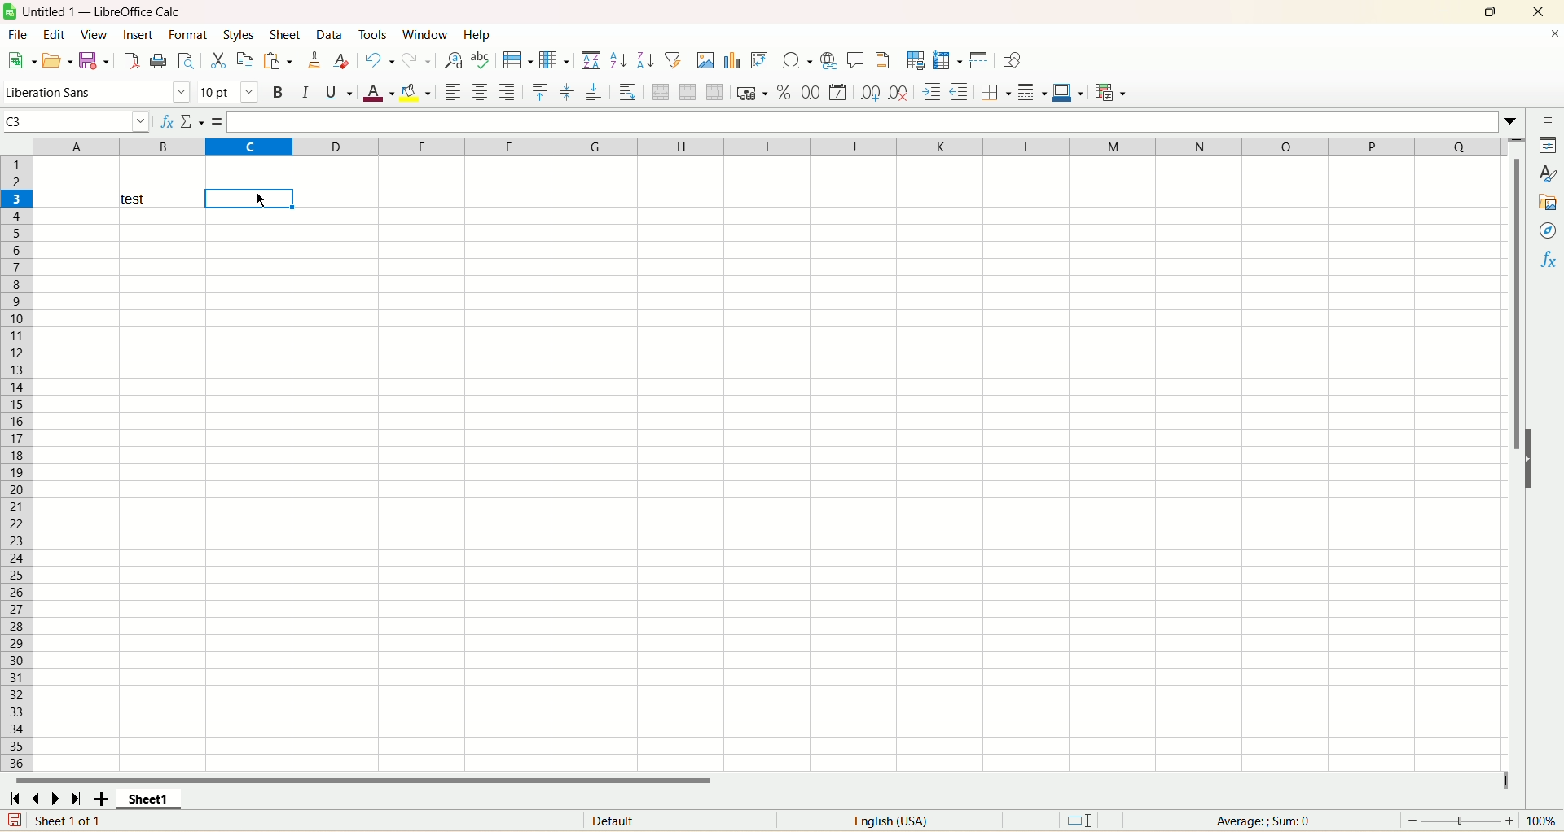 This screenshot has height=832, width=1564. I want to click on workbook, so click(771, 490).